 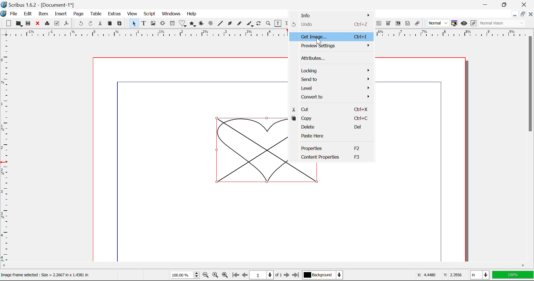 What do you see at coordinates (184, 276) in the screenshot?
I see `100%` at bounding box center [184, 276].